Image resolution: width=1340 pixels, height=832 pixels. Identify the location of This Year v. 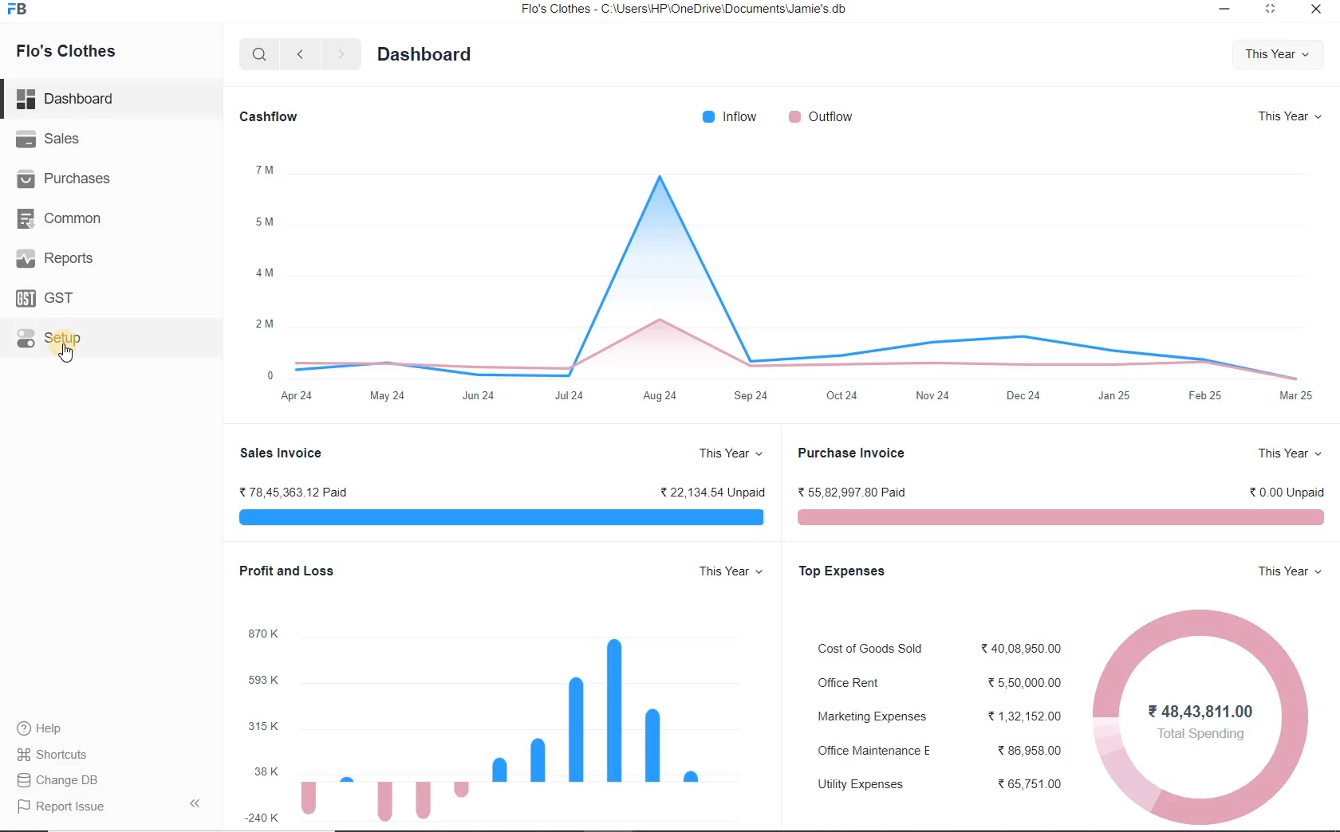
(1275, 55).